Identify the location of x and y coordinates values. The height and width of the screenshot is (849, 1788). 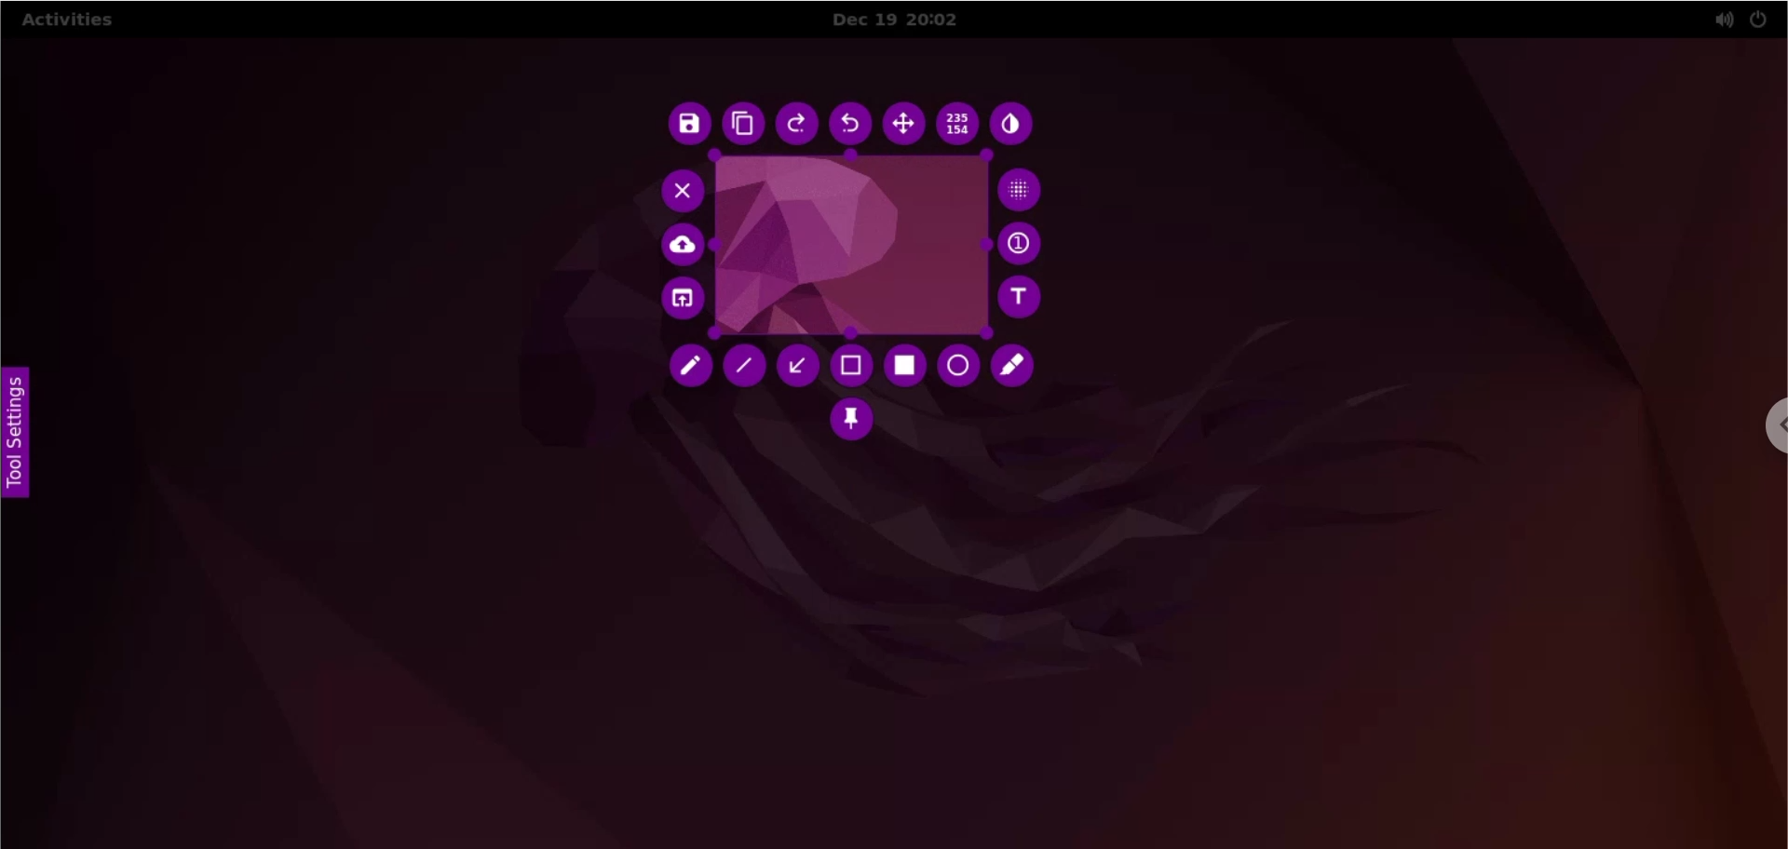
(962, 125).